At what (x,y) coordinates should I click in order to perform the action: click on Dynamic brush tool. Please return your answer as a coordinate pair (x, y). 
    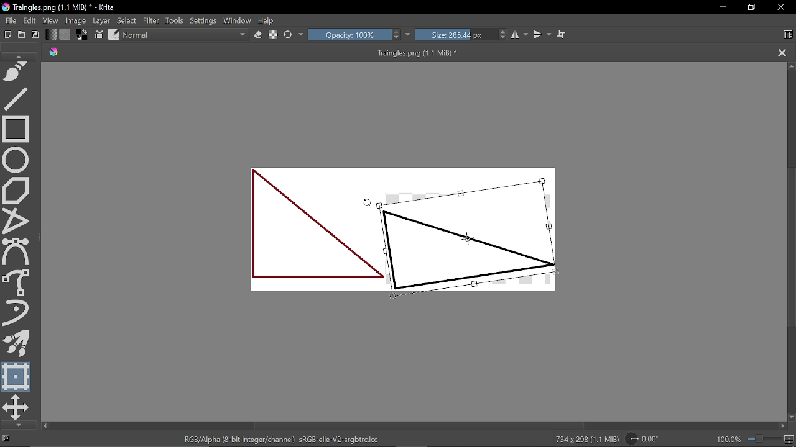
    Looking at the image, I should click on (19, 314).